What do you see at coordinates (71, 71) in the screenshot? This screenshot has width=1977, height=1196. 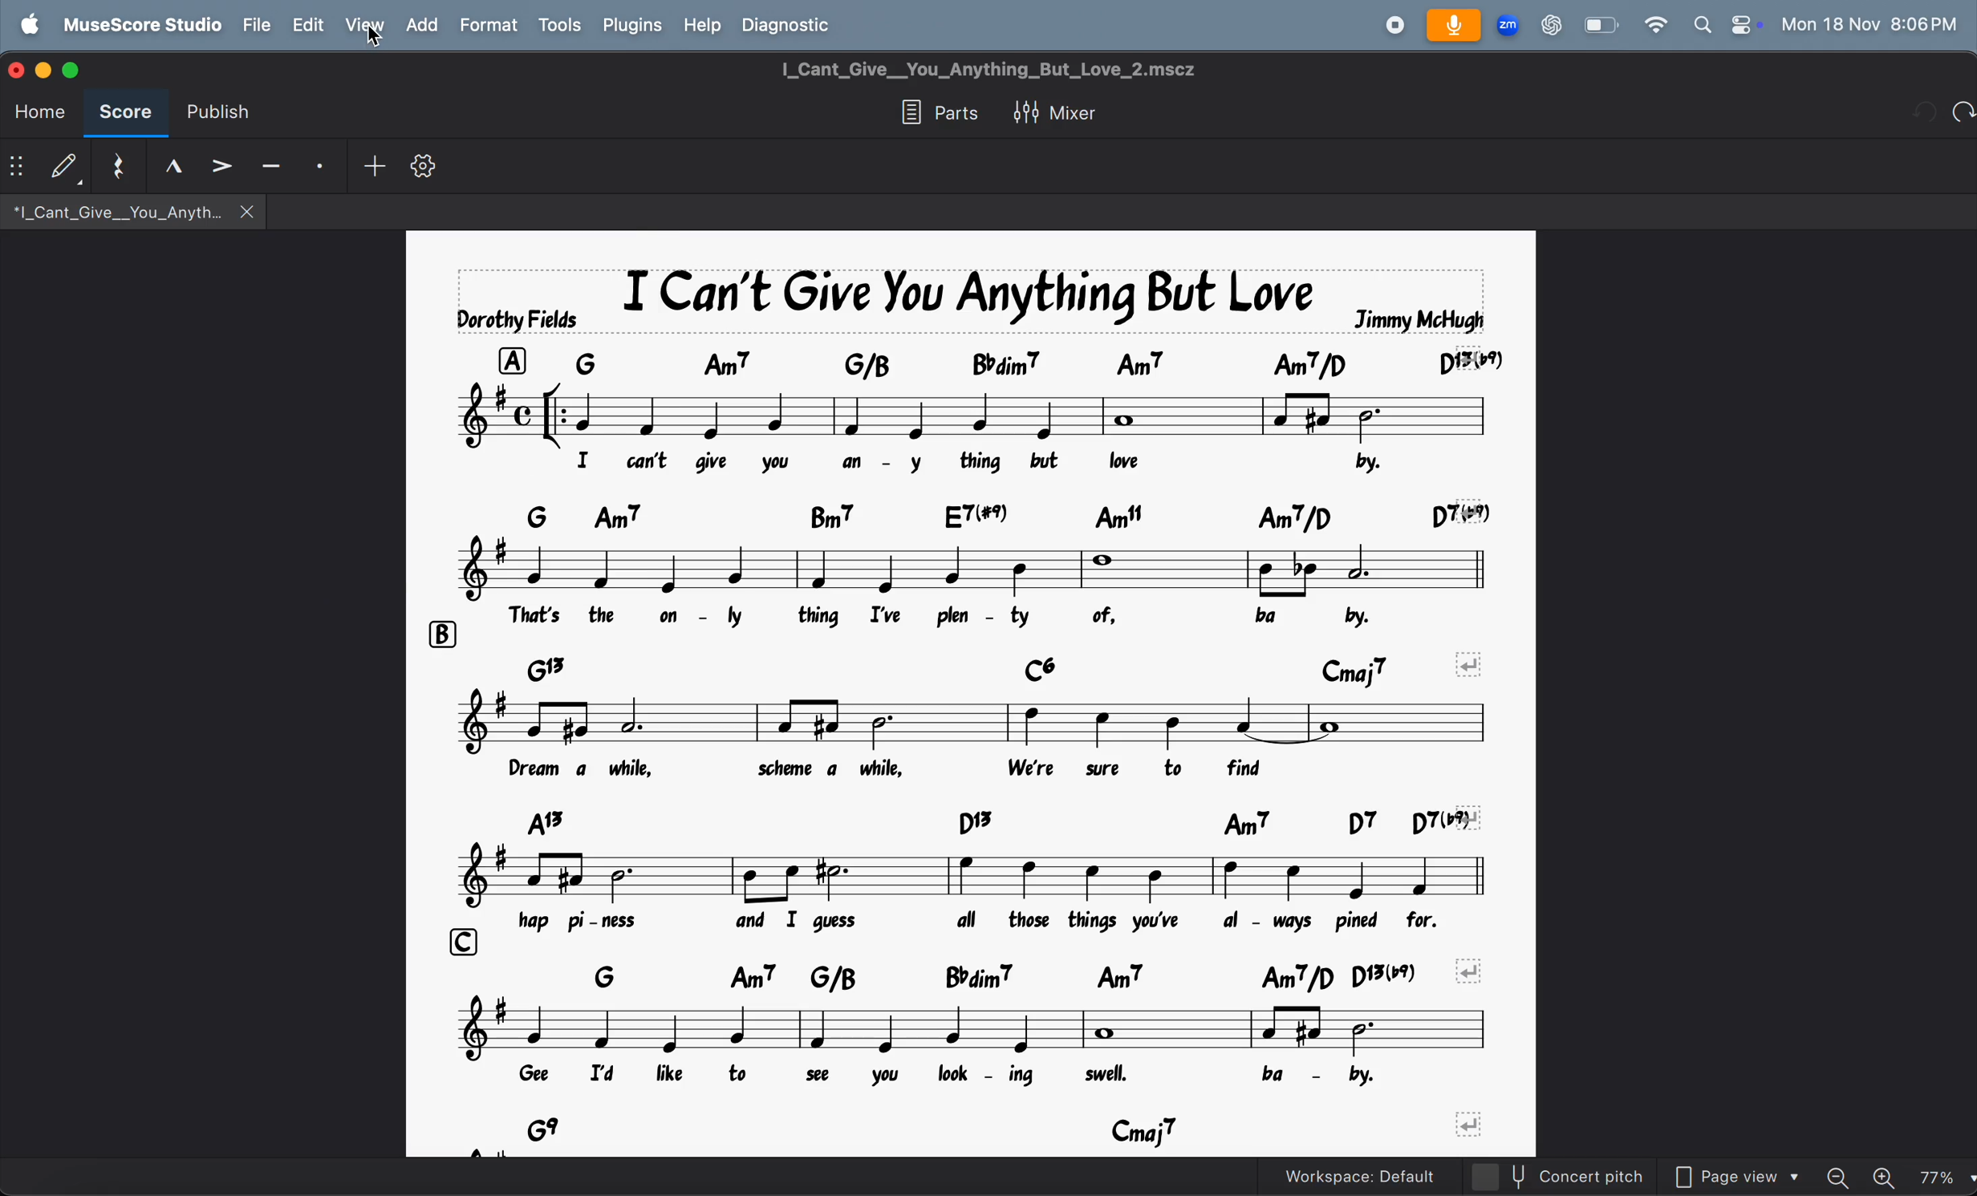 I see `score` at bounding box center [71, 71].